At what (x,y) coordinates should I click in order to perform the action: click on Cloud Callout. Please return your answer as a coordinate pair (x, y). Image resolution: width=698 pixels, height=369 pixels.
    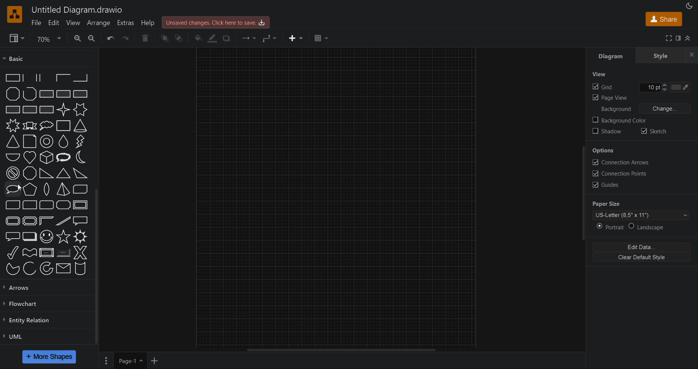
    Looking at the image, I should click on (46, 125).